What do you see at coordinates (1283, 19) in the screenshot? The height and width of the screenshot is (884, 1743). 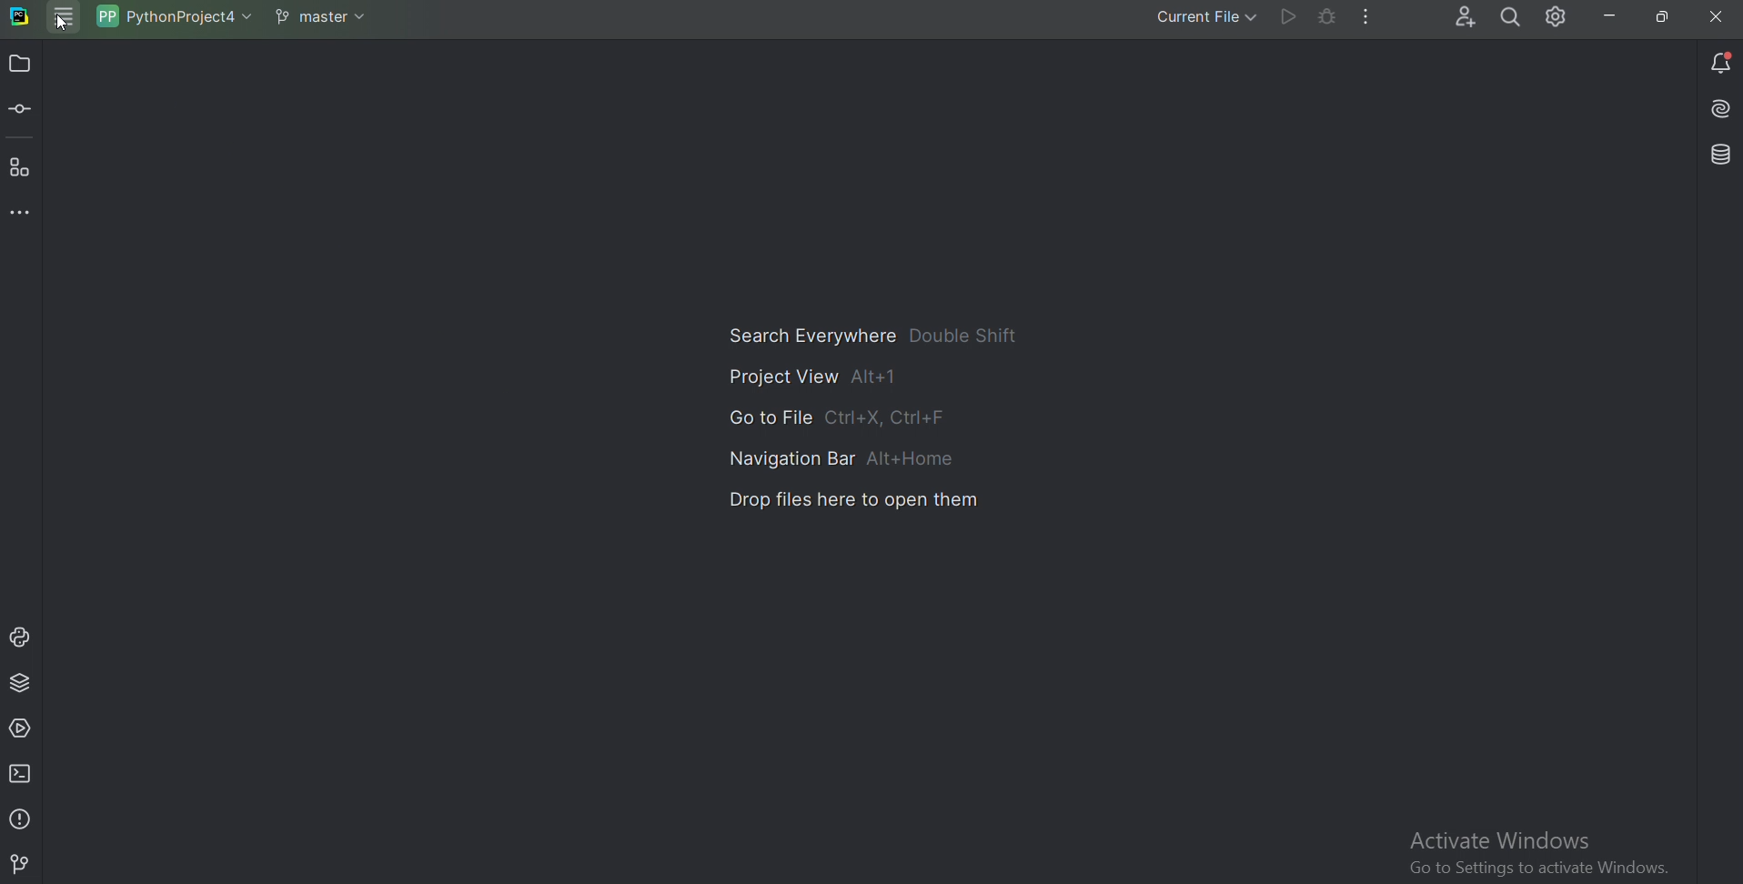 I see `Run` at bounding box center [1283, 19].